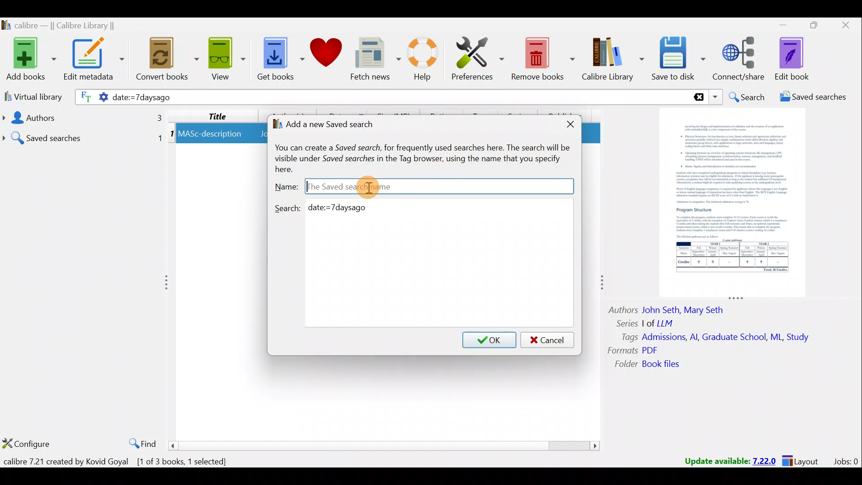 The height and width of the screenshot is (485, 862). Describe the element at coordinates (211, 135) in the screenshot. I see `MASc-description` at that location.